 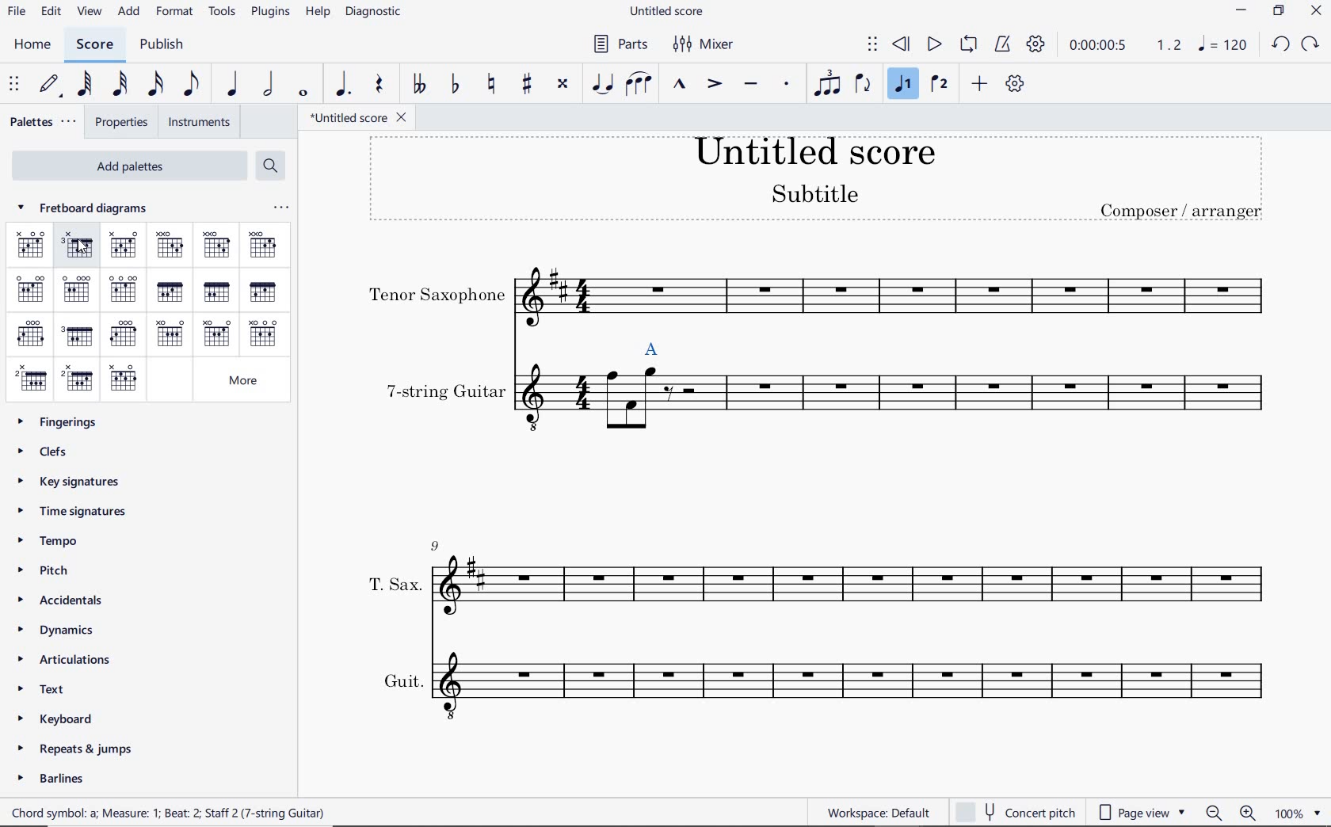 I want to click on FILE NAME, so click(x=671, y=12).